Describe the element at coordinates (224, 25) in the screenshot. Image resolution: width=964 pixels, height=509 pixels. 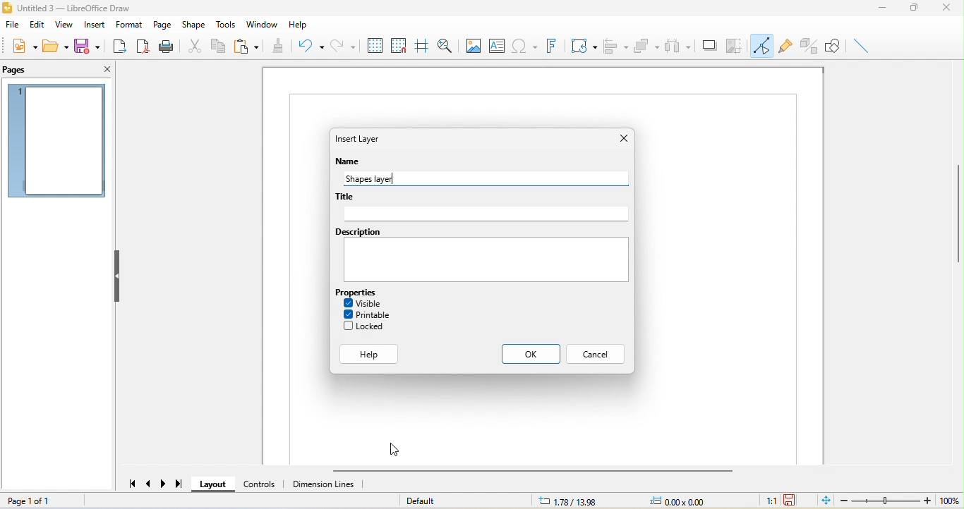
I see `tools` at that location.